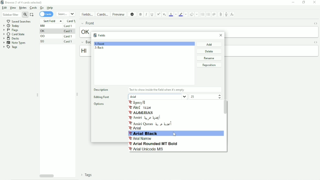 Image resolution: width=320 pixels, height=180 pixels. Describe the element at coordinates (100, 35) in the screenshot. I see `Fields` at that location.